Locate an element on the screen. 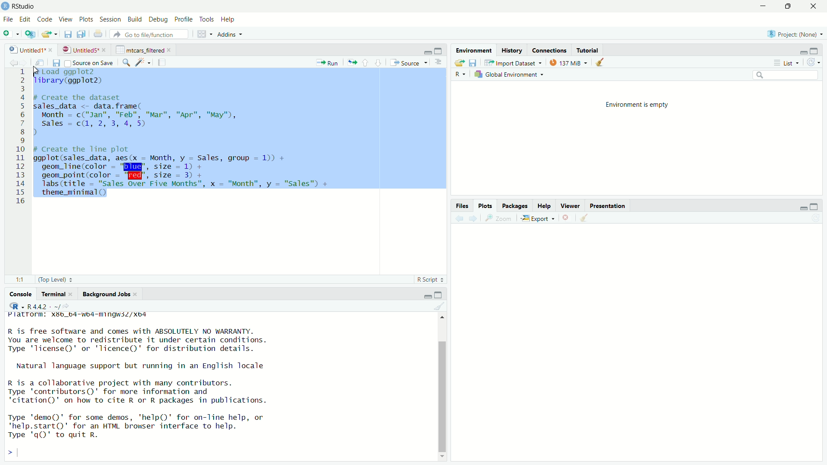 The width and height of the screenshot is (827, 465). find and replace is located at coordinates (126, 63).